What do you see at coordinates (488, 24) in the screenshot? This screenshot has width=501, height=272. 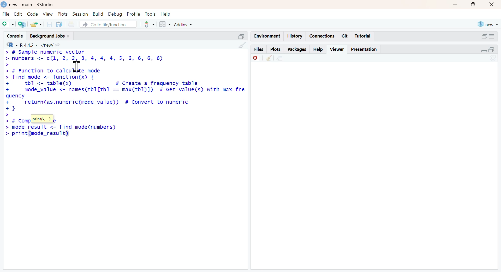 I see `new` at bounding box center [488, 24].